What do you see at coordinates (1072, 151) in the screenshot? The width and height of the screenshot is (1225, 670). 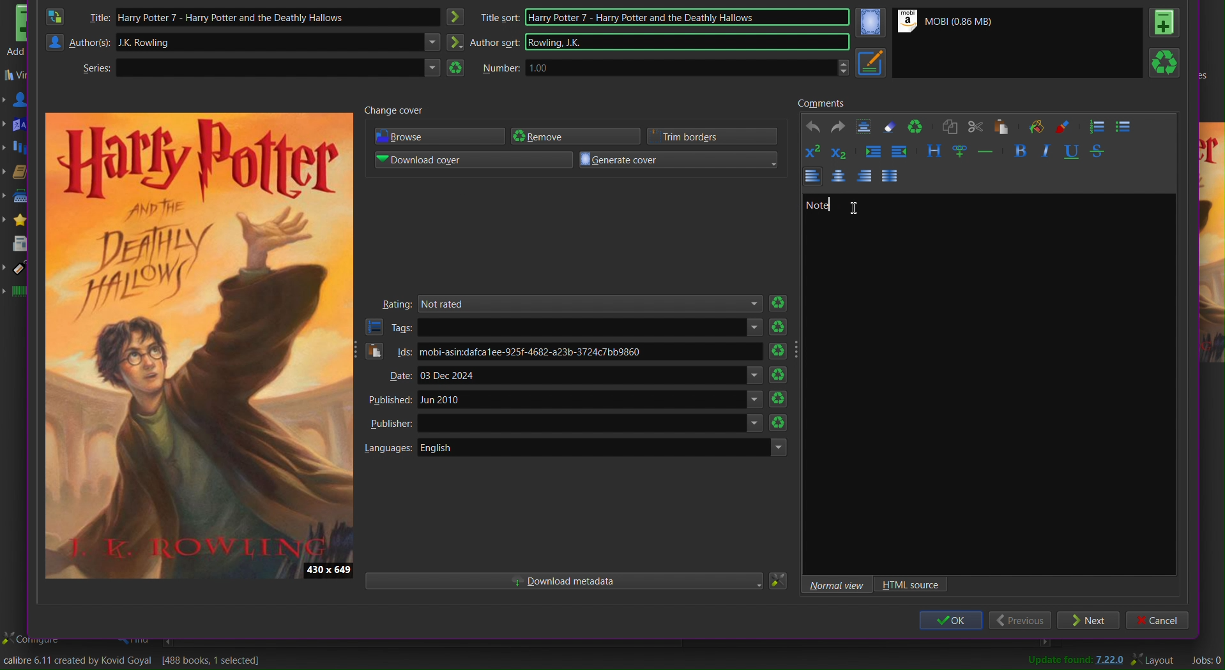 I see `Underline` at bounding box center [1072, 151].